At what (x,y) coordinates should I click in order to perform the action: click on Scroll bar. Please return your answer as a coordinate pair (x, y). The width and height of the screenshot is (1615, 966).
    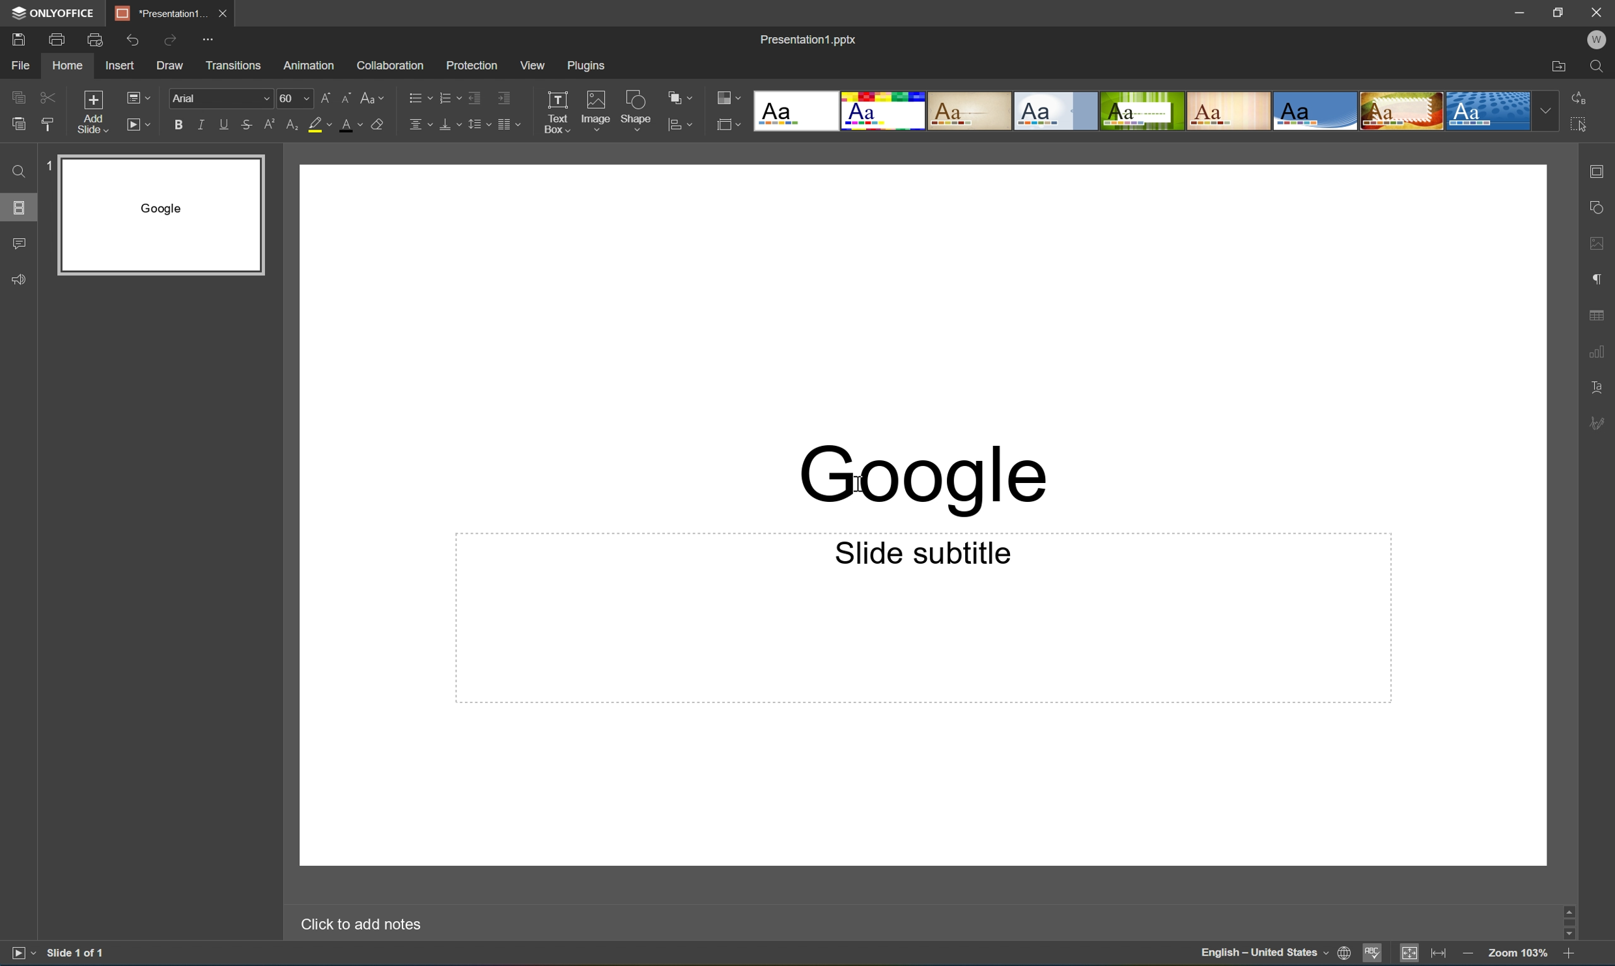
    Looking at the image, I should click on (1569, 921).